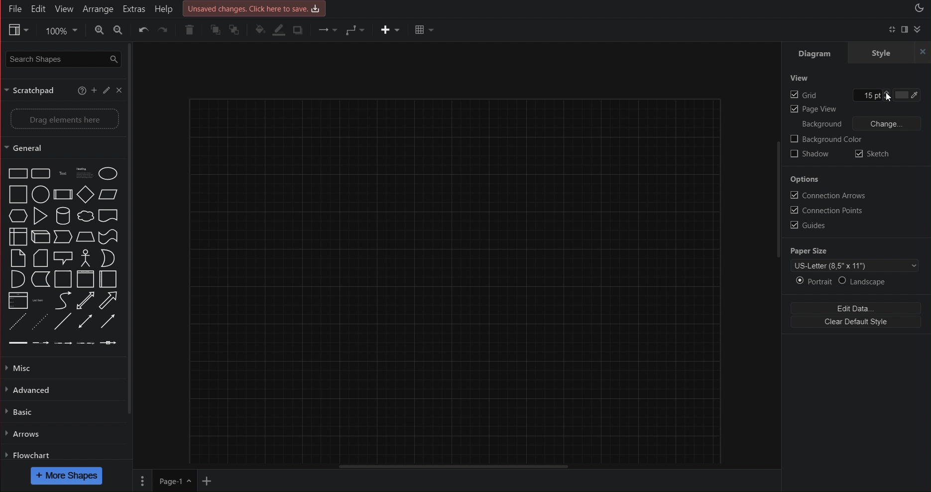 The height and width of the screenshot is (492, 931). I want to click on Waypoints, so click(353, 31).